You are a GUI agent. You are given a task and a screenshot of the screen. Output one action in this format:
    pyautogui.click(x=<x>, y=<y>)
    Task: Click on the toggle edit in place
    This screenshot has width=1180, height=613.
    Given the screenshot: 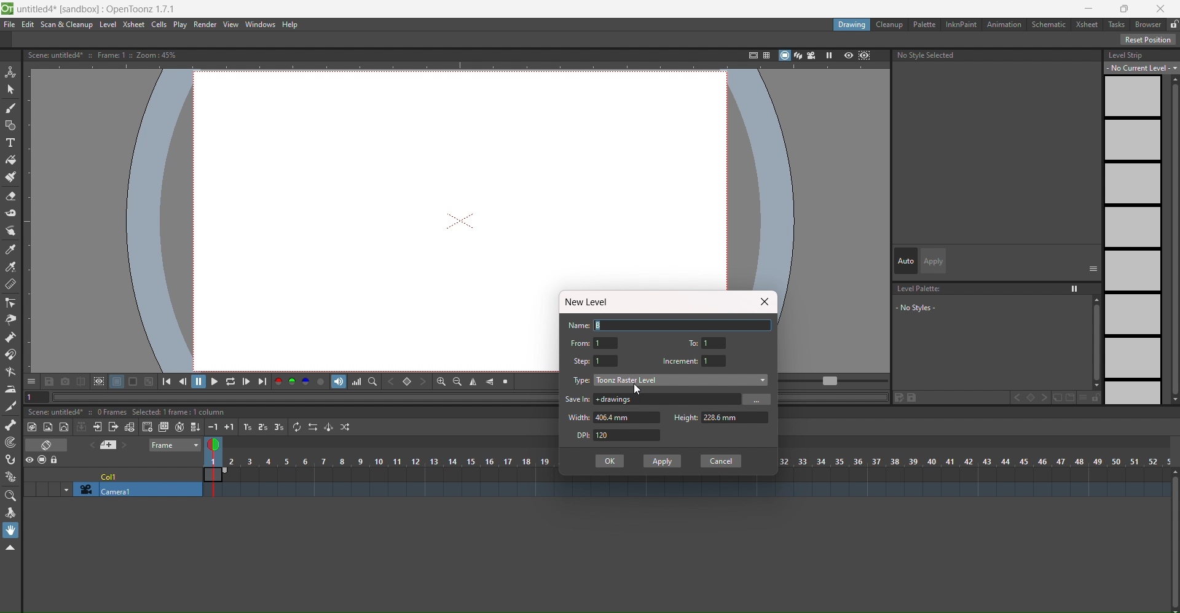 What is the action you would take?
    pyautogui.click(x=128, y=426)
    